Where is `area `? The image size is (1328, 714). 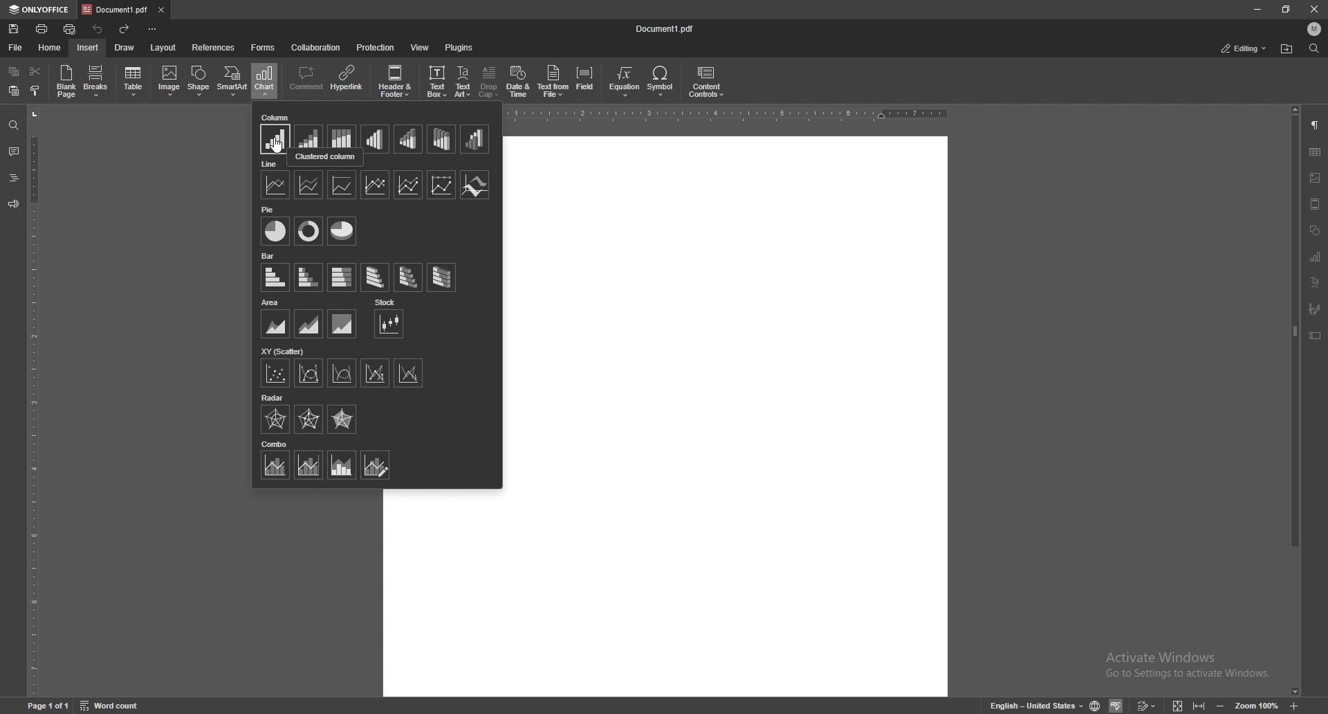
area  is located at coordinates (271, 302).